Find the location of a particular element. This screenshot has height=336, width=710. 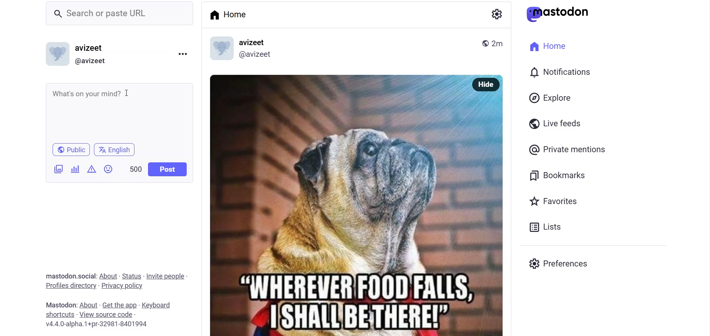

status is located at coordinates (131, 275).